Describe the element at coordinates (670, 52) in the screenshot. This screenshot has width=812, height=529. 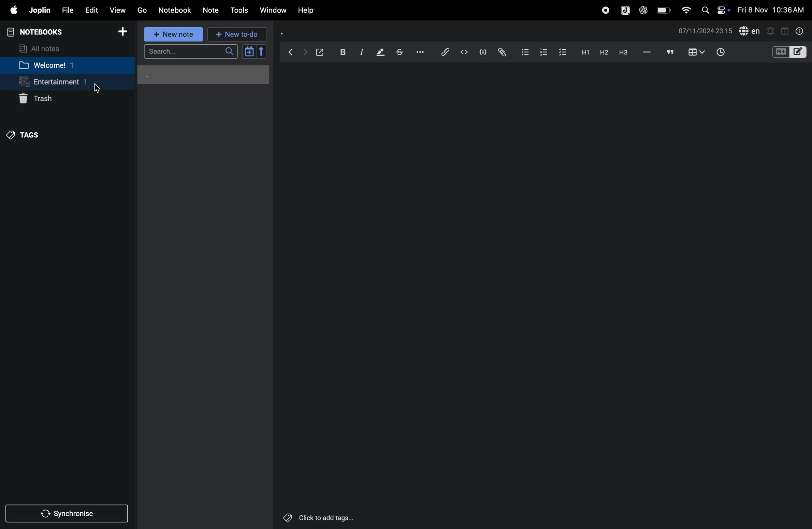
I see `block quote` at that location.